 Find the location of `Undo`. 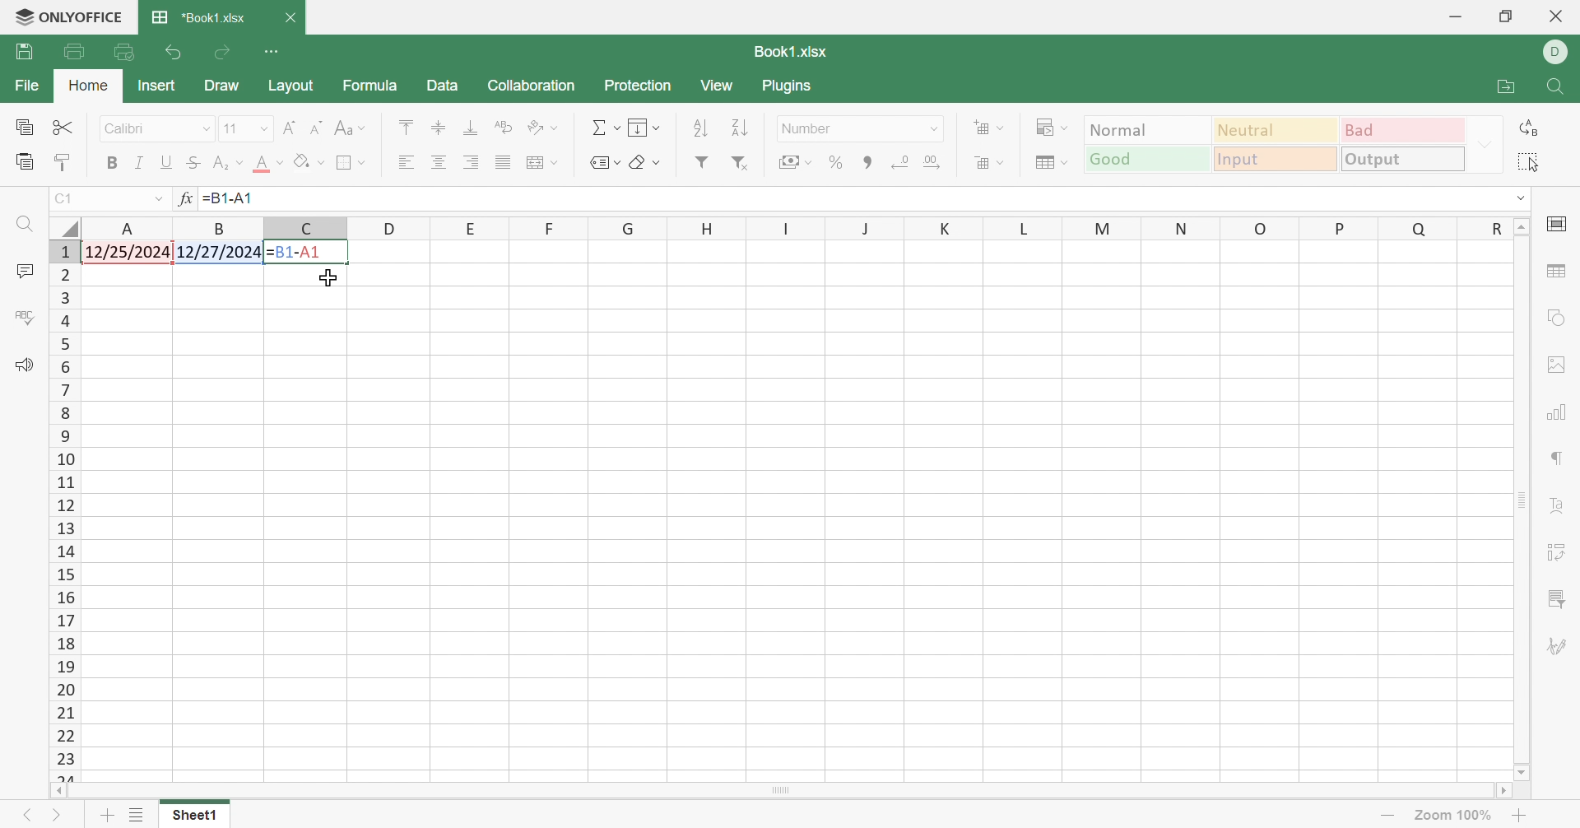

Undo is located at coordinates (170, 54).